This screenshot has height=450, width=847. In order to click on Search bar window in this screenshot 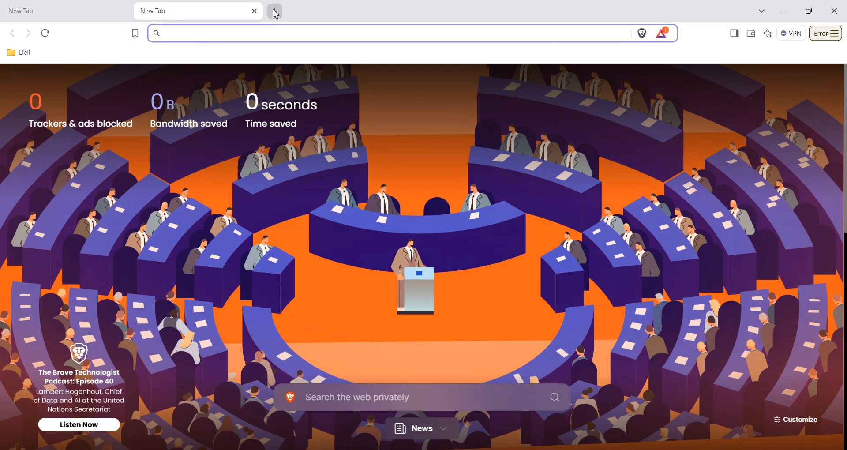, I will do `click(388, 33)`.